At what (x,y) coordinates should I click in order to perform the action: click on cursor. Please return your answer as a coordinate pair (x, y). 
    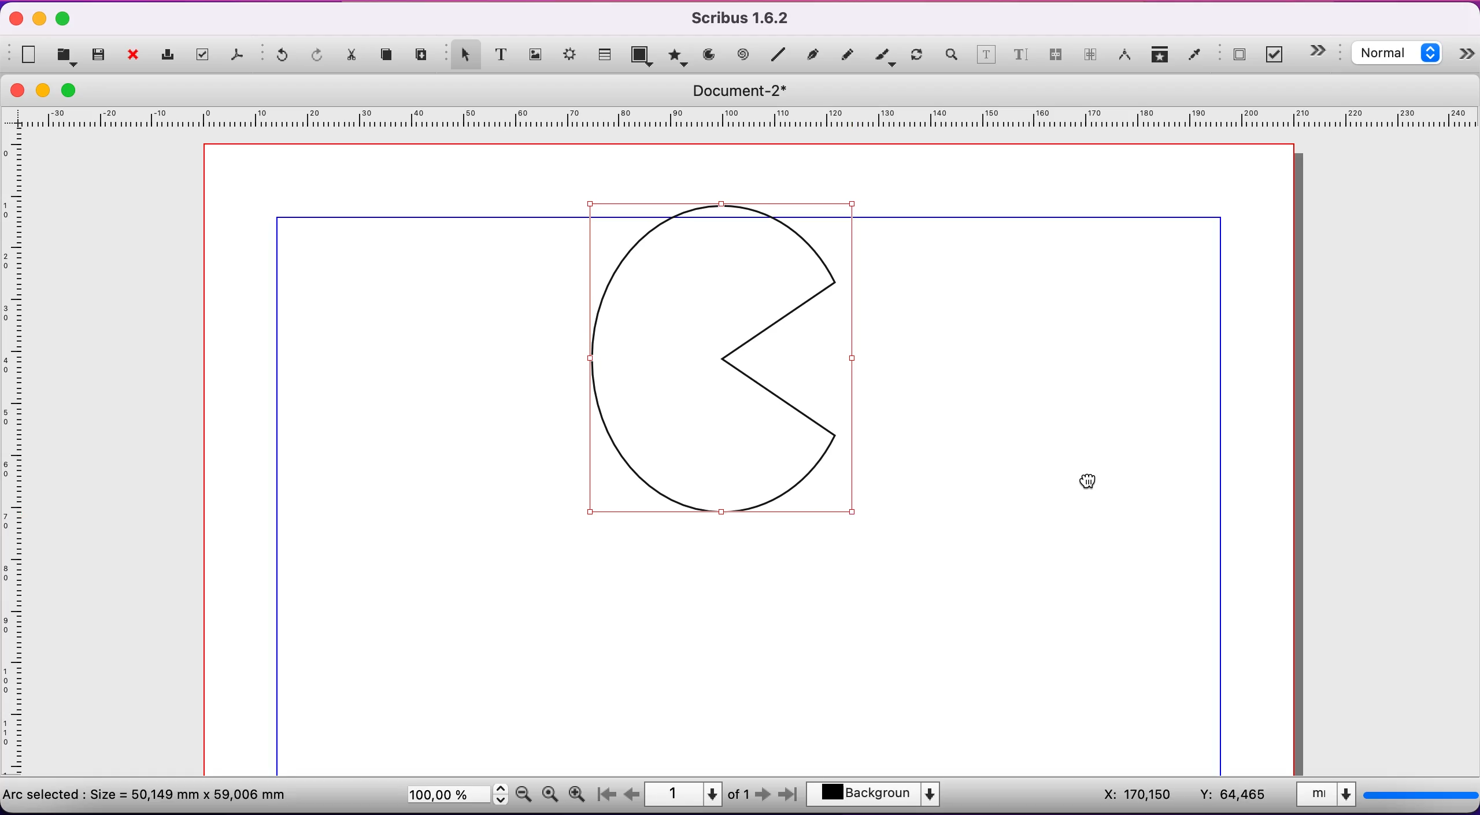
    Looking at the image, I should click on (1089, 480).